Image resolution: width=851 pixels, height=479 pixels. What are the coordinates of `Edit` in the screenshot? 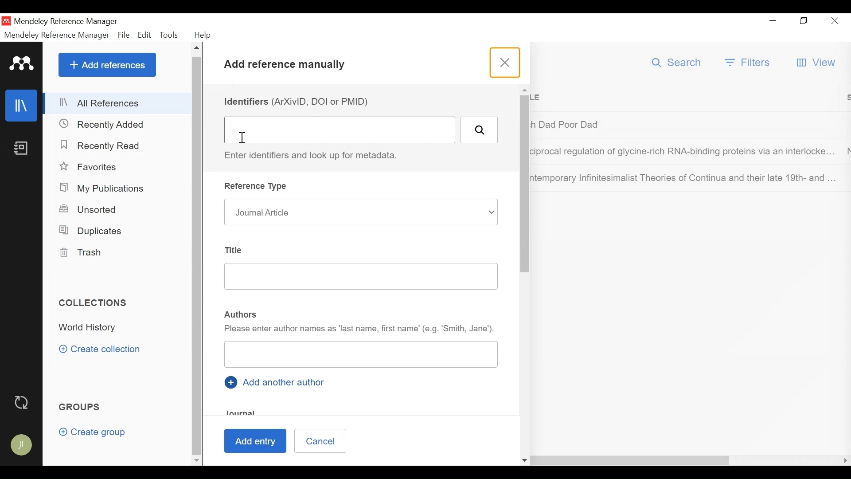 It's located at (145, 35).